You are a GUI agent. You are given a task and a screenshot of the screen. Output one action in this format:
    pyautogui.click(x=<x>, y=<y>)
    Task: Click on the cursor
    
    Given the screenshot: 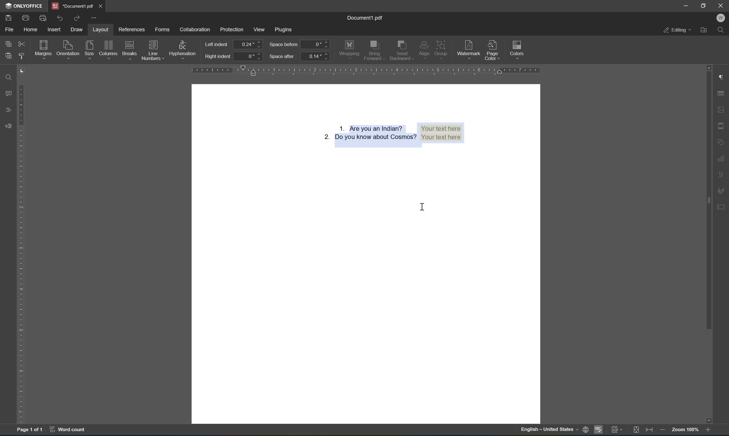 What is the action you would take?
    pyautogui.click(x=425, y=206)
    